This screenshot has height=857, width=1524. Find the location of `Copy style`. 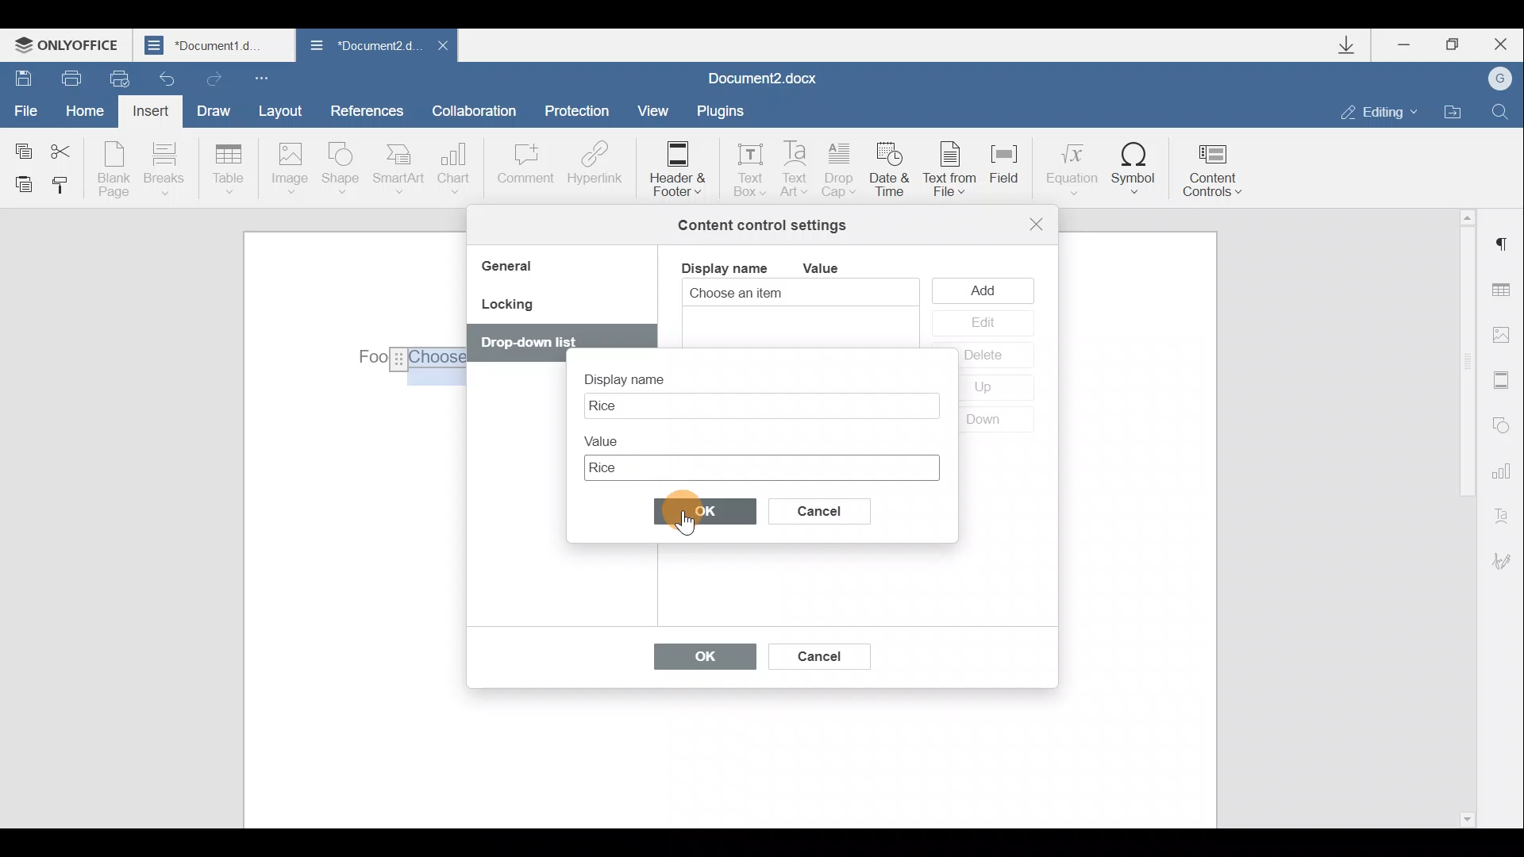

Copy style is located at coordinates (62, 188).